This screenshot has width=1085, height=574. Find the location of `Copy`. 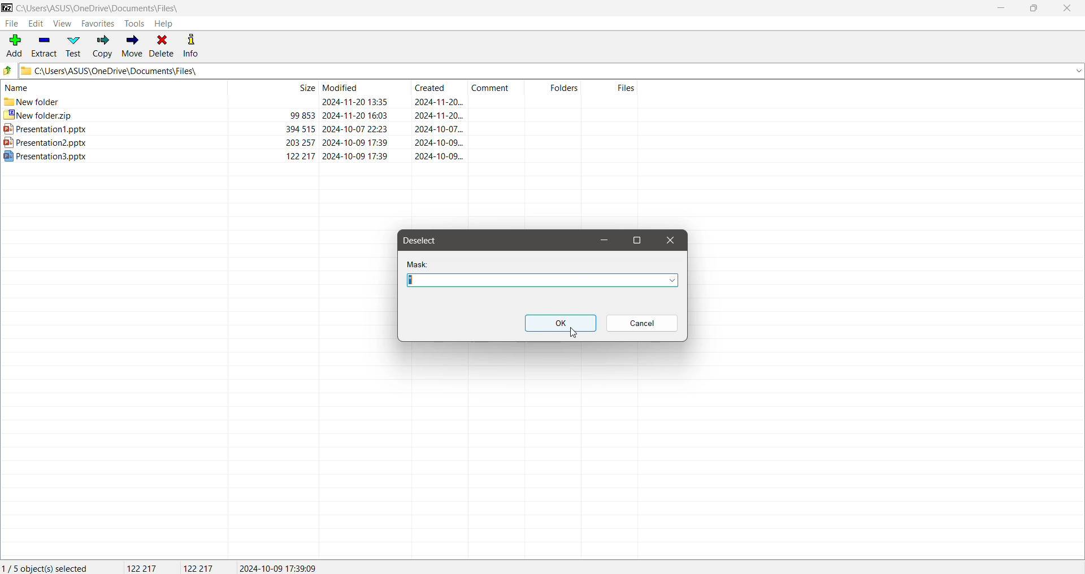

Copy is located at coordinates (102, 46).